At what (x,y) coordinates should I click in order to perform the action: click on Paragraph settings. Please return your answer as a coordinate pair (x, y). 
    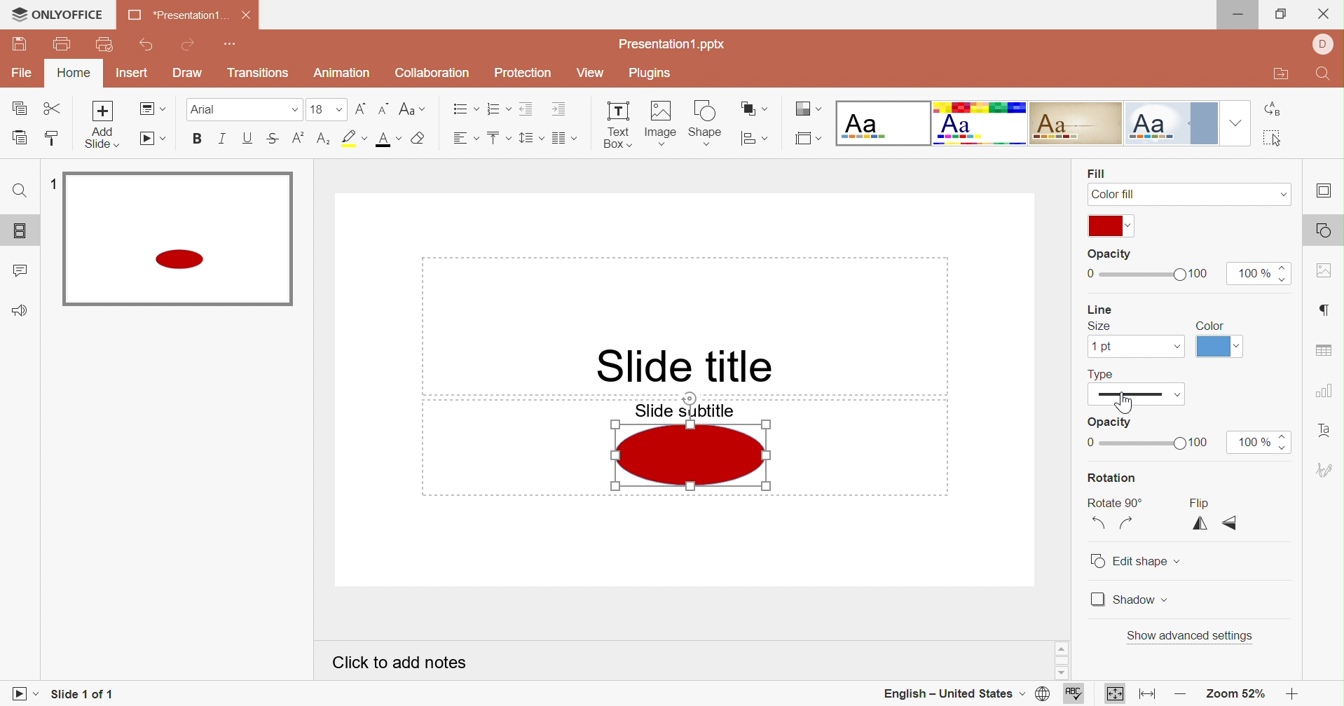
    Looking at the image, I should click on (1324, 310).